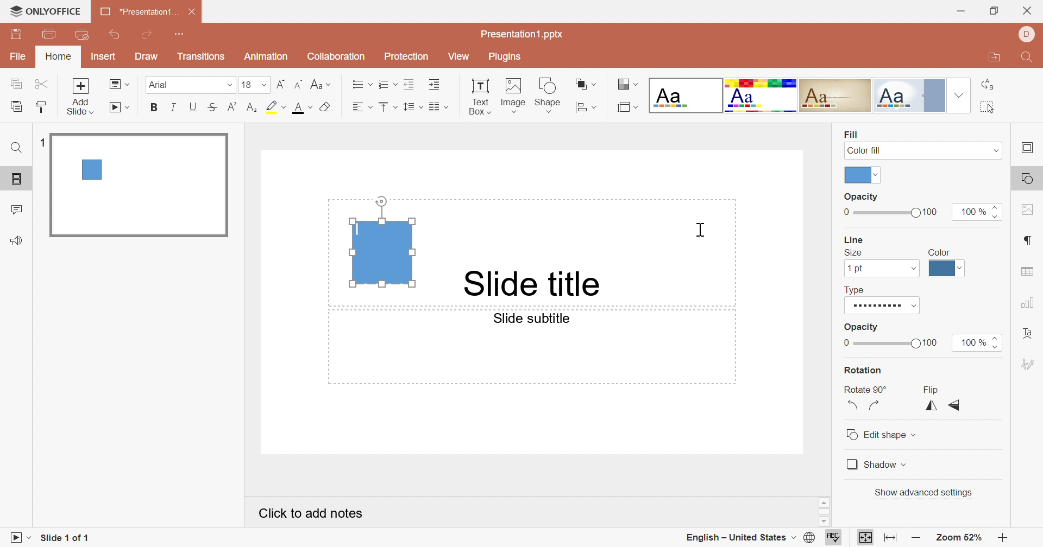  I want to click on Drop Down, so click(878, 175).